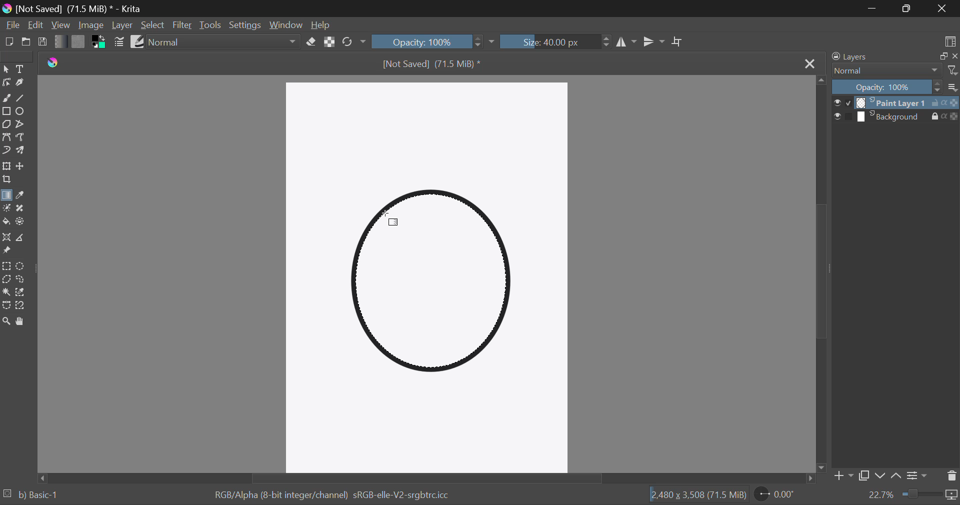 The image size is (960, 505). I want to click on Move layer up, so click(895, 476).